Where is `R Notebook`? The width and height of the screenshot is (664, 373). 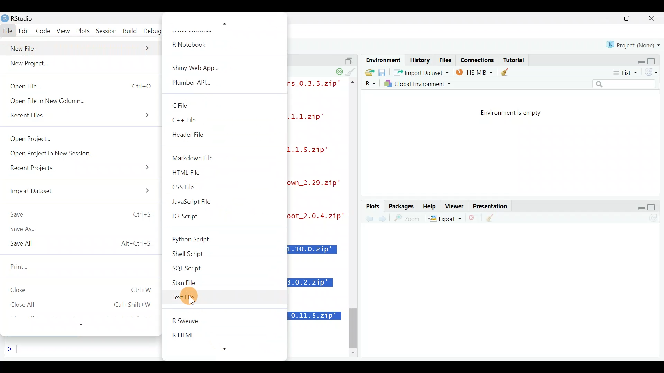
R Notebook is located at coordinates (192, 44).